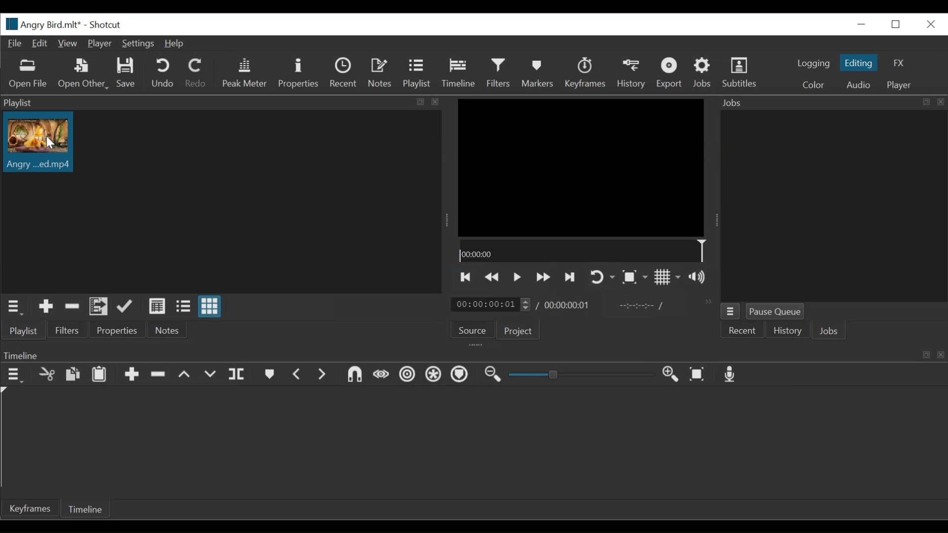  What do you see at coordinates (67, 44) in the screenshot?
I see `` at bounding box center [67, 44].